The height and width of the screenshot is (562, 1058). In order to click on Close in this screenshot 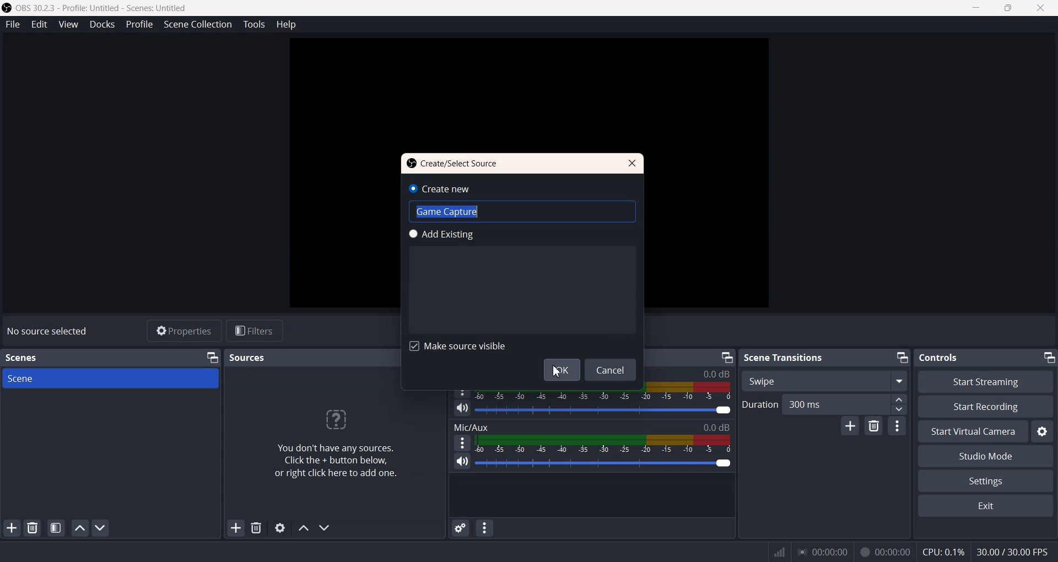, I will do `click(1040, 8)`.